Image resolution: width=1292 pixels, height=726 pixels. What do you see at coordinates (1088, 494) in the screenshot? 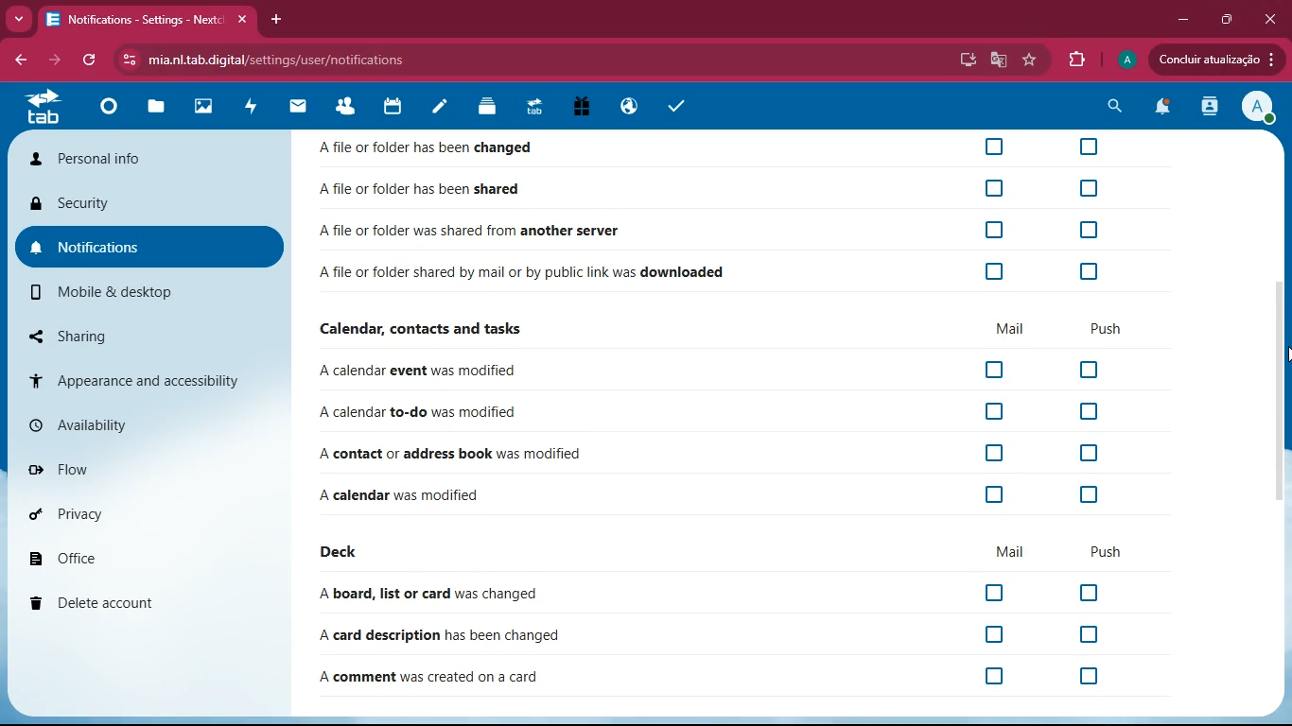
I see `off` at bounding box center [1088, 494].